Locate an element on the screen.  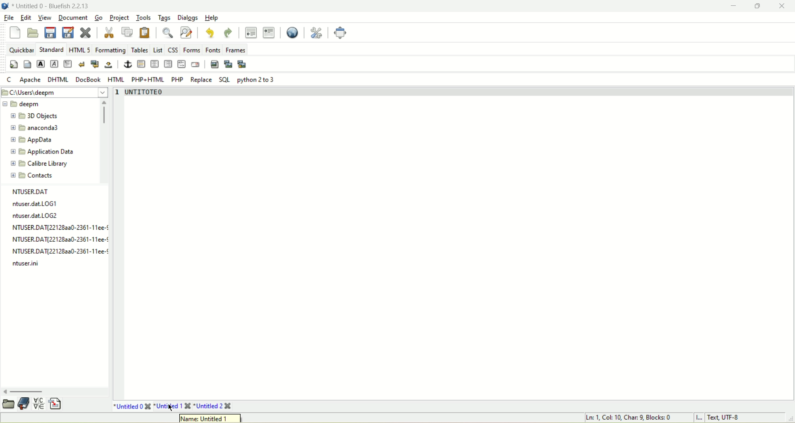
Tables is located at coordinates (140, 50).